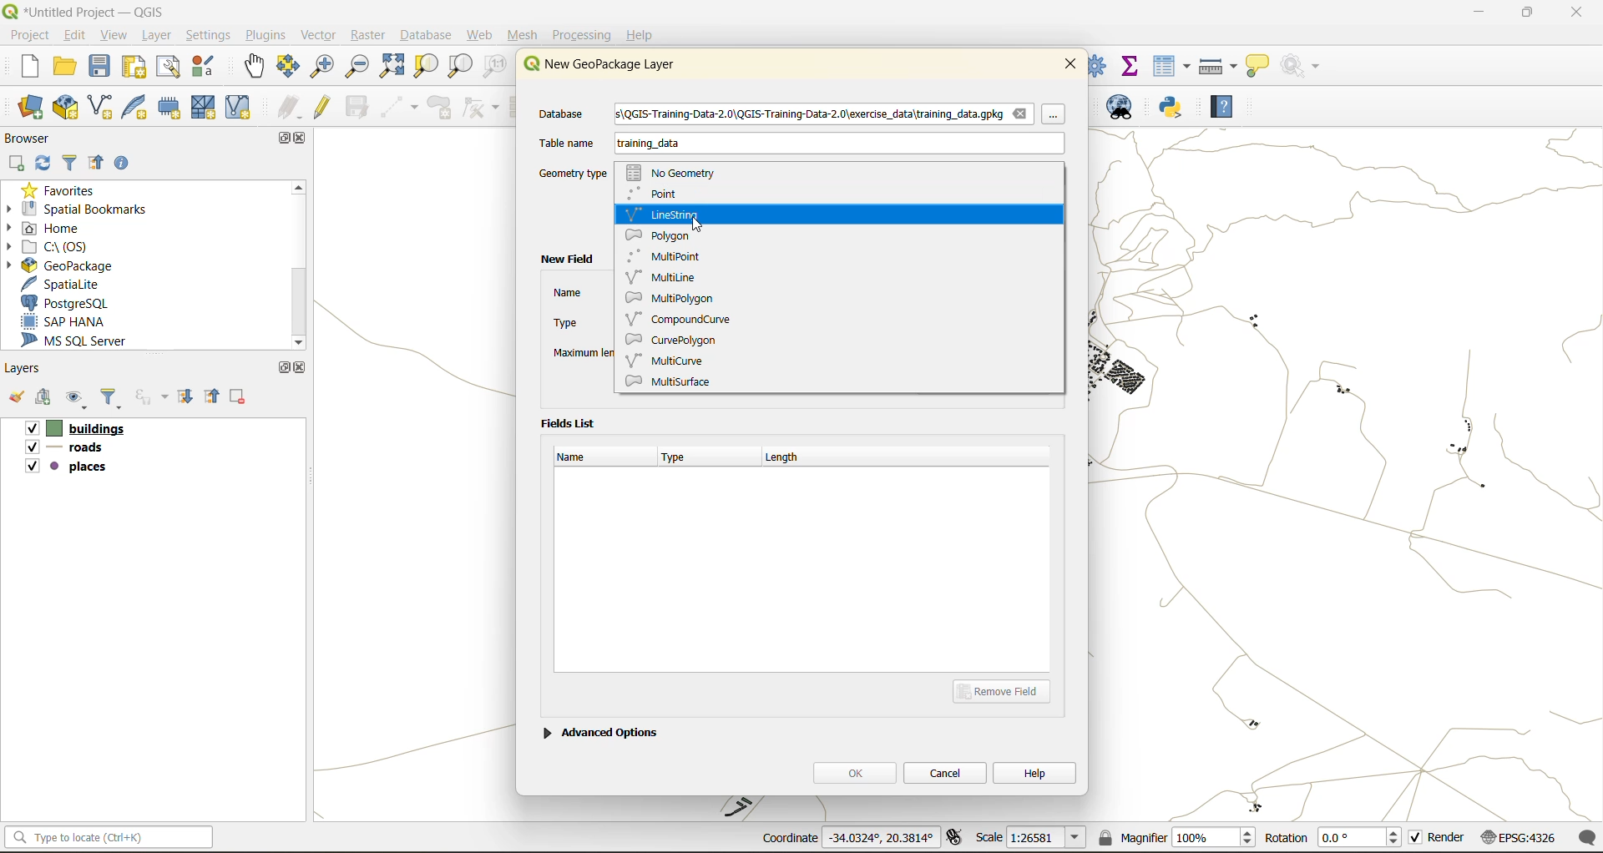  What do you see at coordinates (574, 174) in the screenshot?
I see `Geometry type` at bounding box center [574, 174].